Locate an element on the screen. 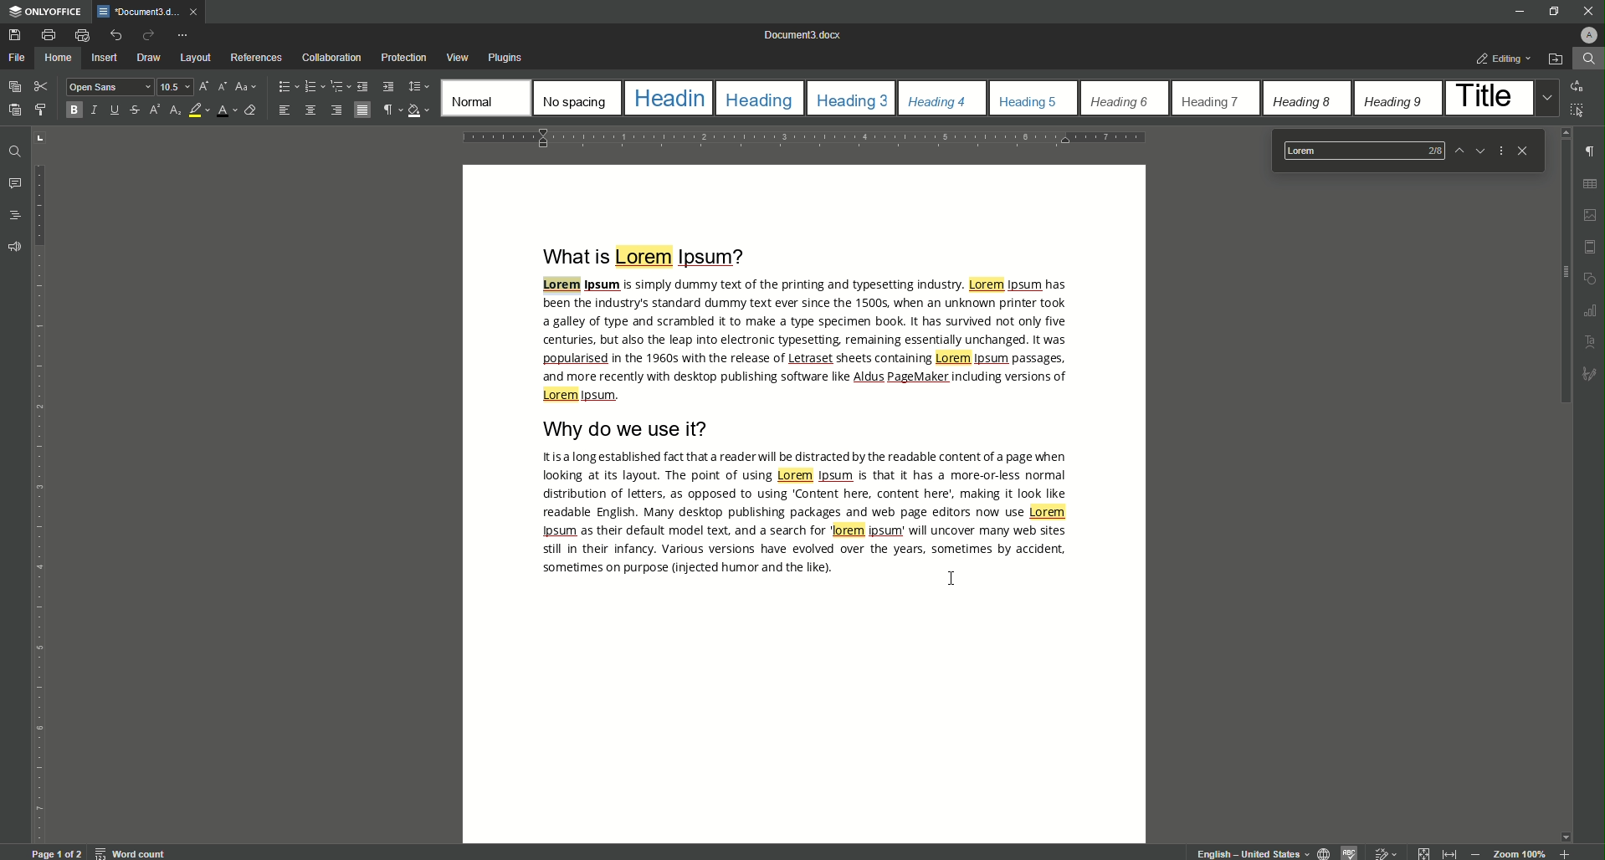 This screenshot has height=860, width=1605. Replace is located at coordinates (1580, 85).